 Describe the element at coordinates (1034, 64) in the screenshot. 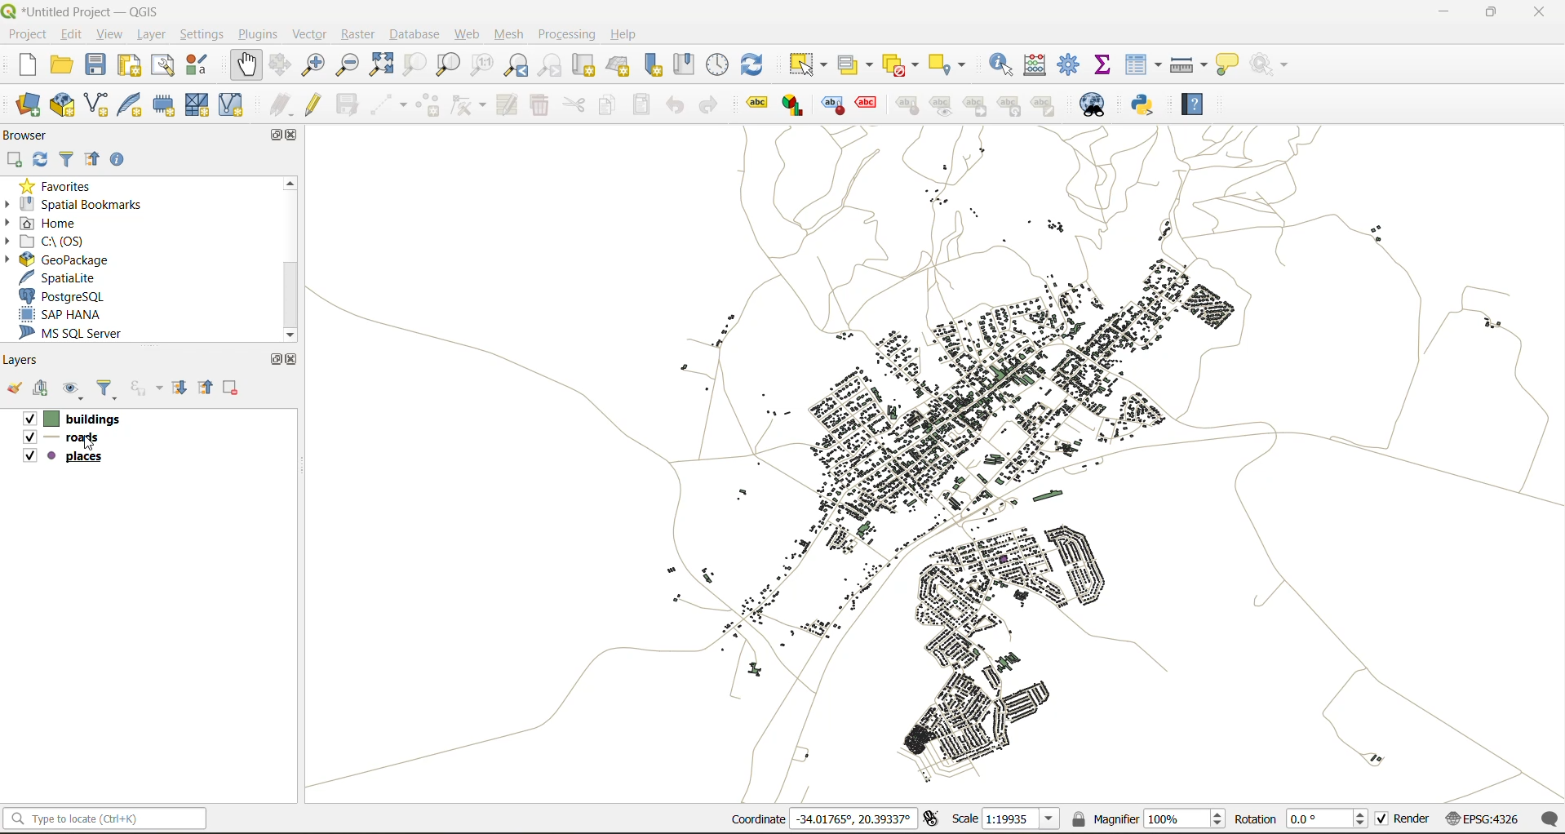

I see `calculator` at that location.